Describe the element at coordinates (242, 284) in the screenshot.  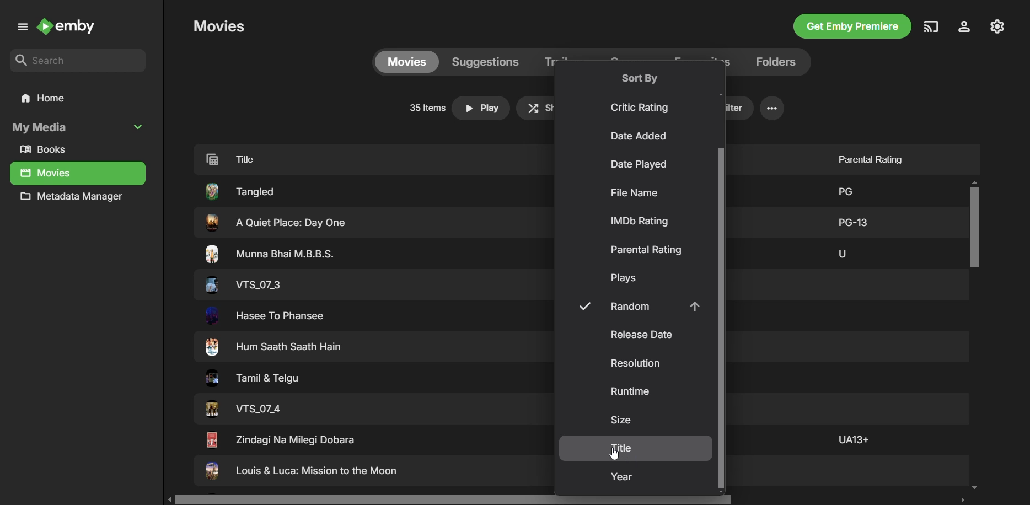
I see `` at that location.